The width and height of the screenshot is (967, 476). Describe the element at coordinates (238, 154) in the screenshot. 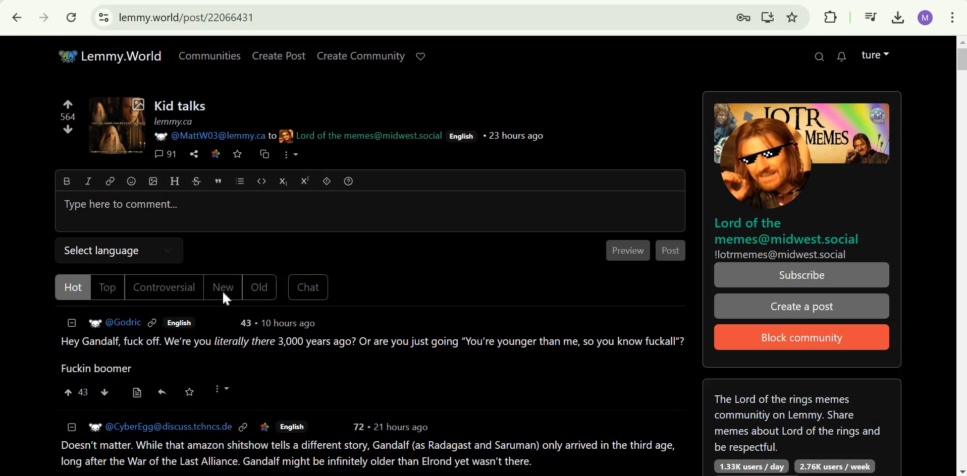

I see `save` at that location.